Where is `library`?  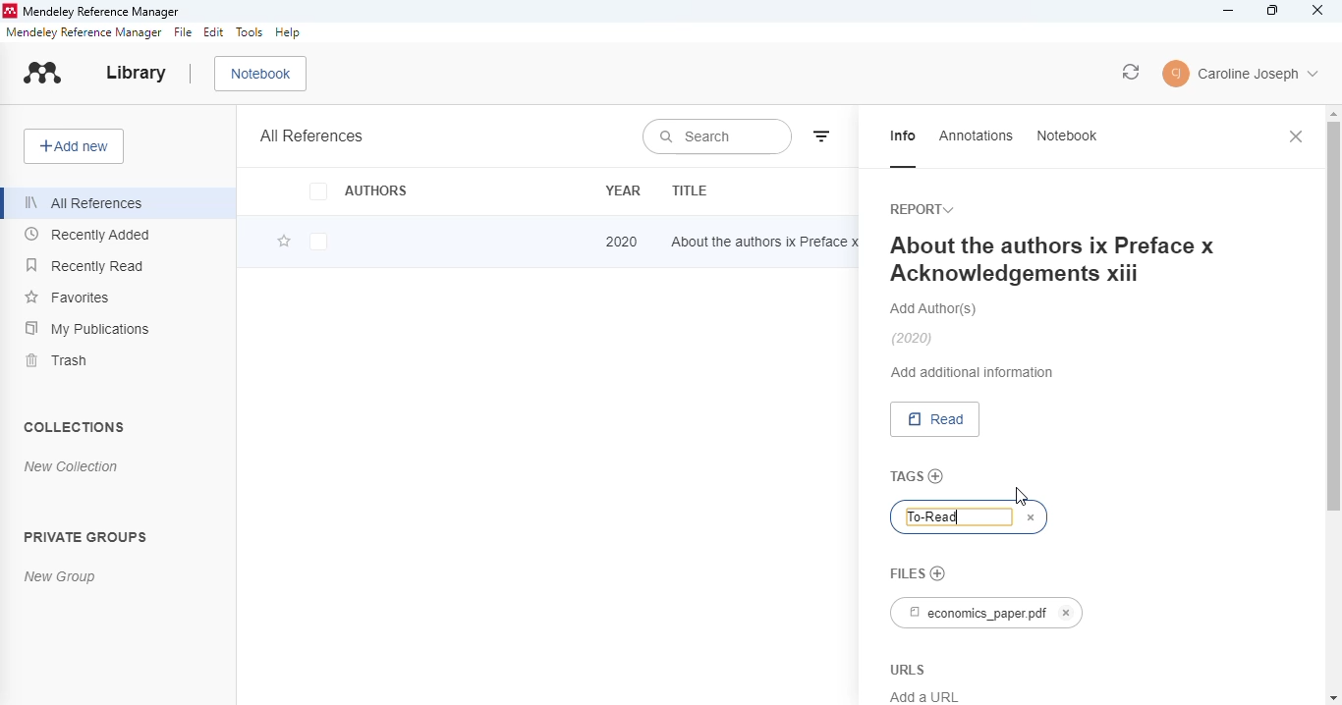 library is located at coordinates (136, 73).